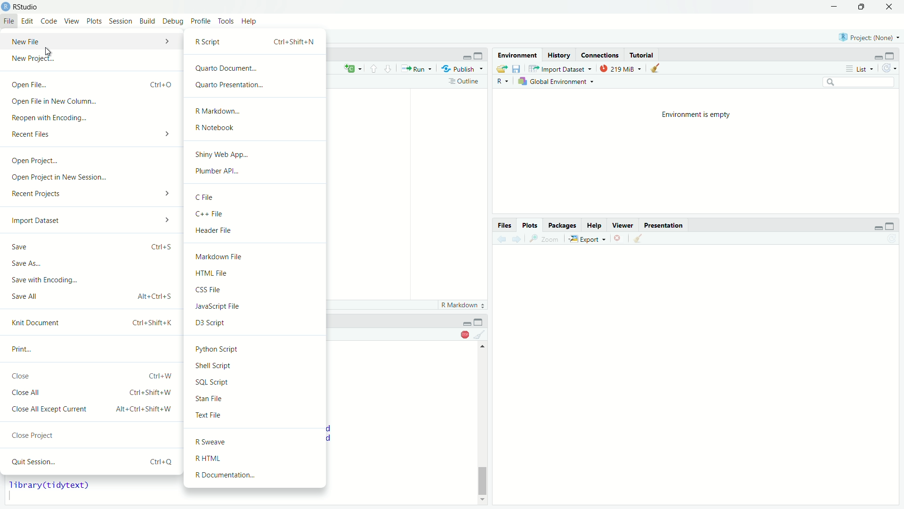  Describe the element at coordinates (89, 279) in the screenshot. I see `Save with Encoding.` at that location.